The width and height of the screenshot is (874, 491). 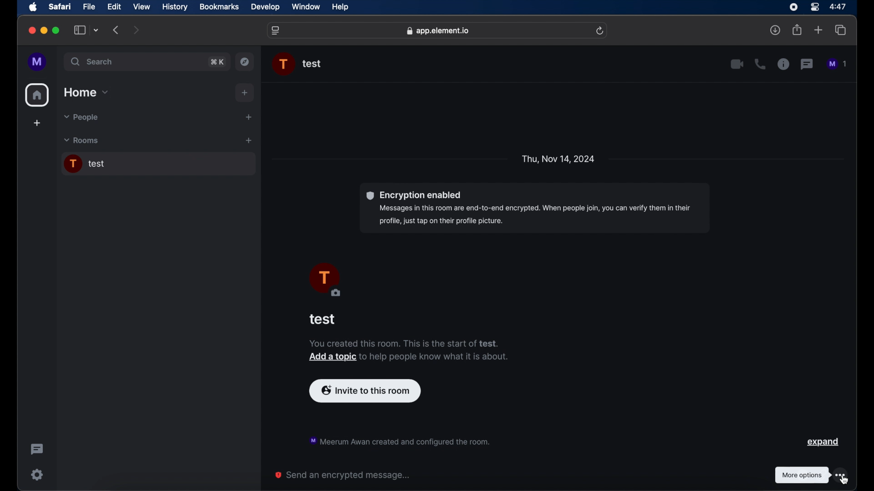 I want to click on safari, so click(x=60, y=7).